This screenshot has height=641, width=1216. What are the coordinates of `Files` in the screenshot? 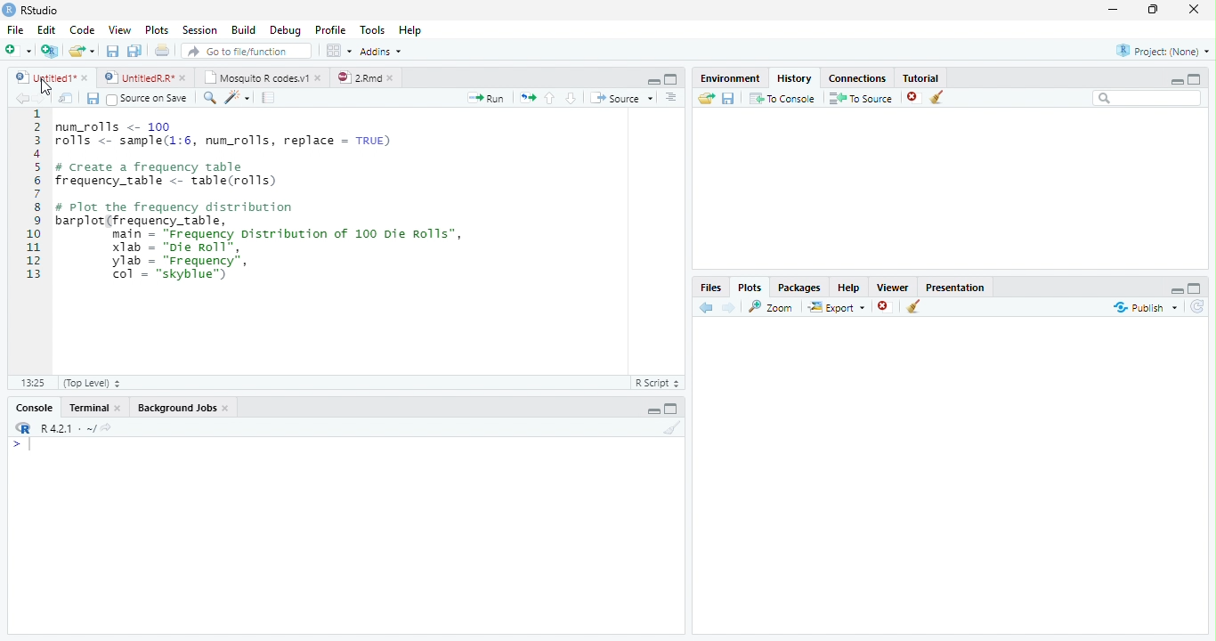 It's located at (710, 286).